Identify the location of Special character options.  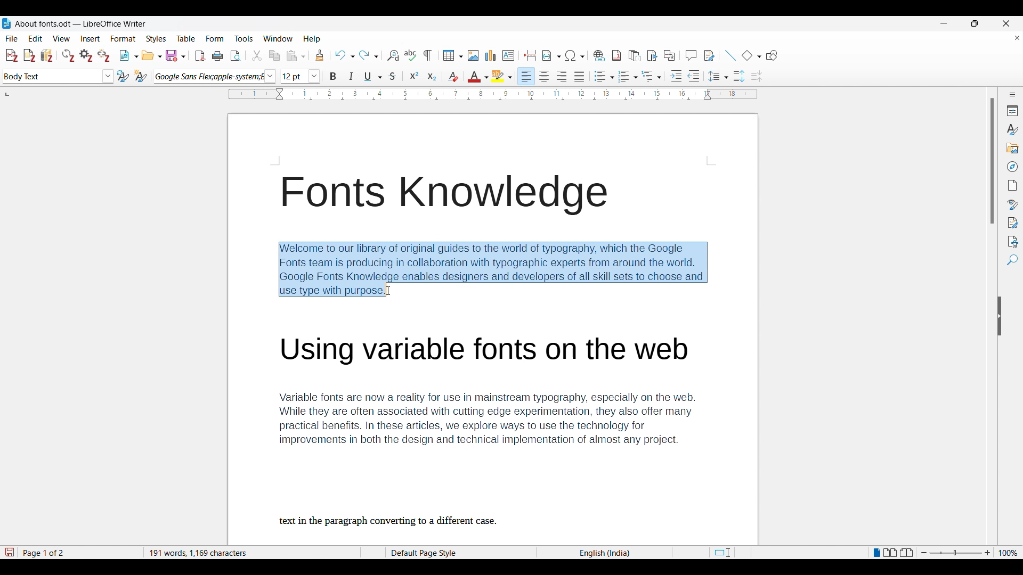
(575, 55).